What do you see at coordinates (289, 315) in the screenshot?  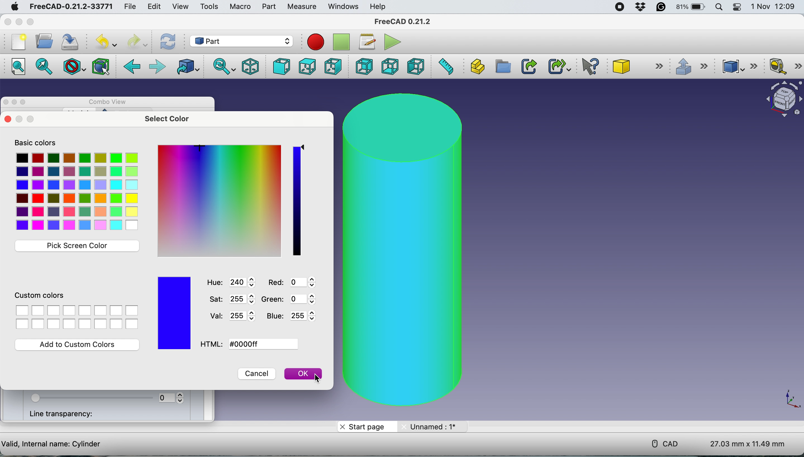 I see `blue` at bounding box center [289, 315].